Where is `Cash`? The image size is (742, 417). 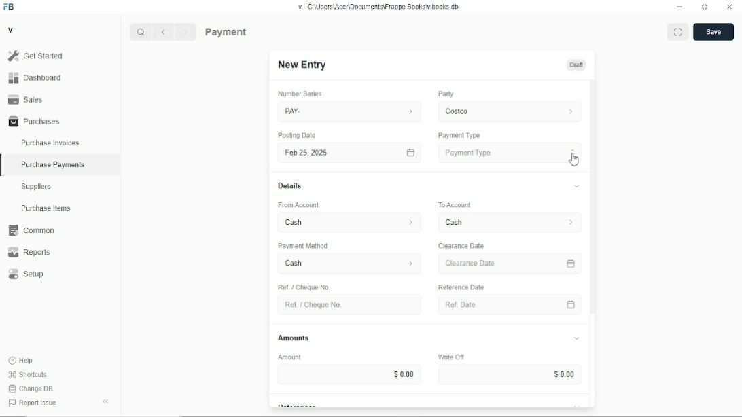
Cash is located at coordinates (343, 264).